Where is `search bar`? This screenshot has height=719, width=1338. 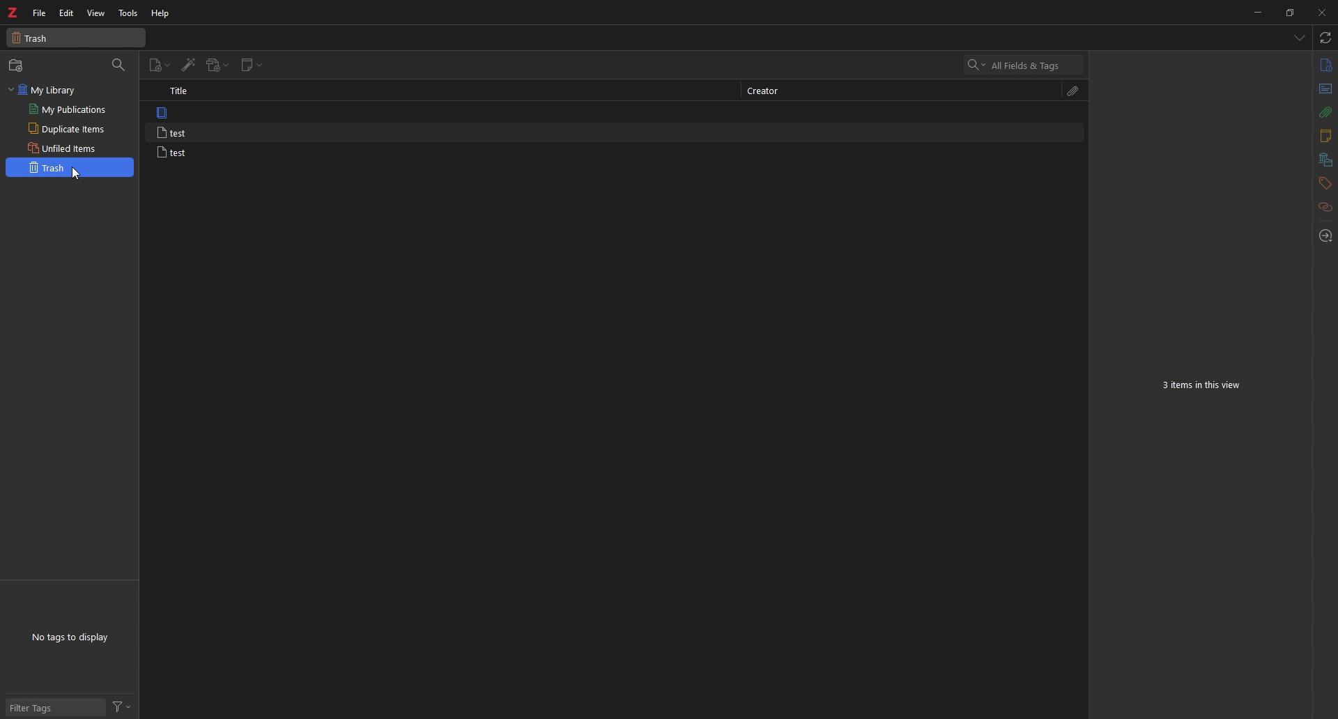 search bar is located at coordinates (1025, 65).